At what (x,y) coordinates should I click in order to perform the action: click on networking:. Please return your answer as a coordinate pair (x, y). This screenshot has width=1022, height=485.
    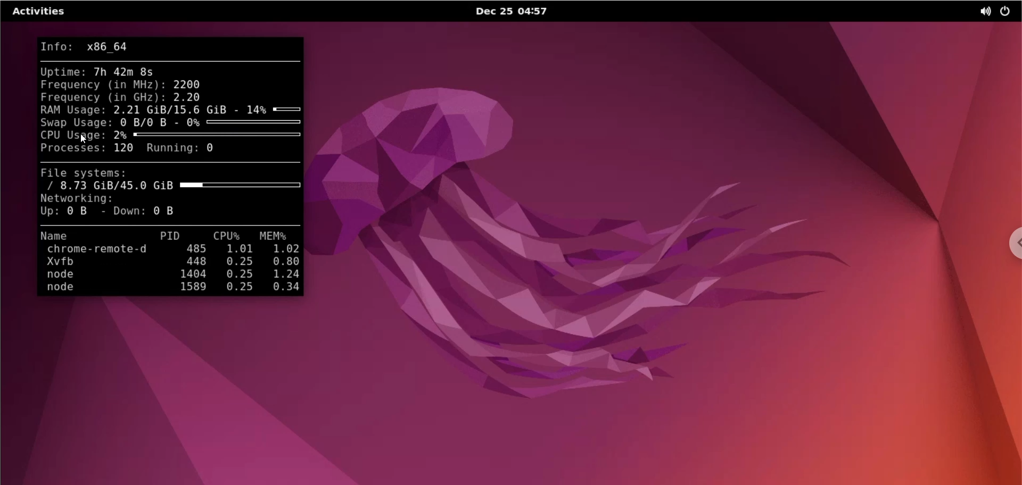
    Looking at the image, I should click on (80, 199).